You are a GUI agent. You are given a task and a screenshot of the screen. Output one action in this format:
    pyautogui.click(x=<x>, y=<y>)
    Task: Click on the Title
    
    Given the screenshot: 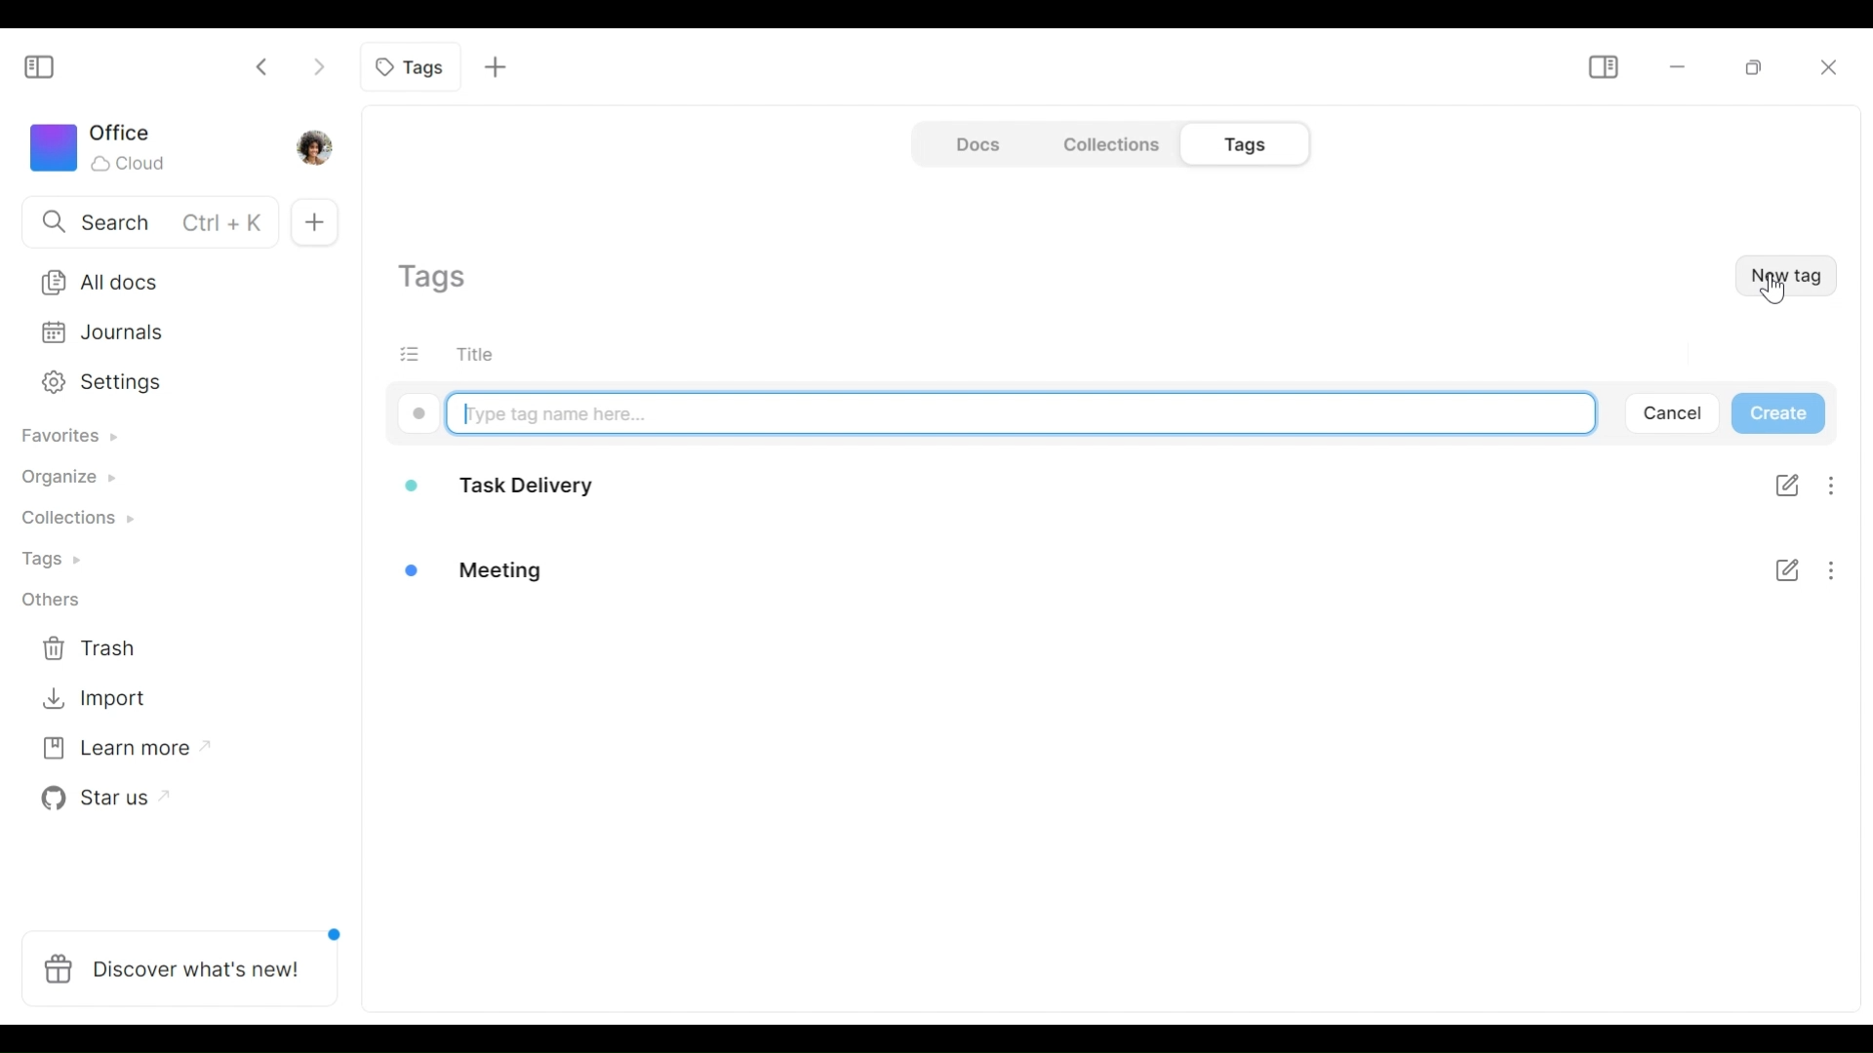 What is the action you would take?
    pyautogui.click(x=489, y=353)
    